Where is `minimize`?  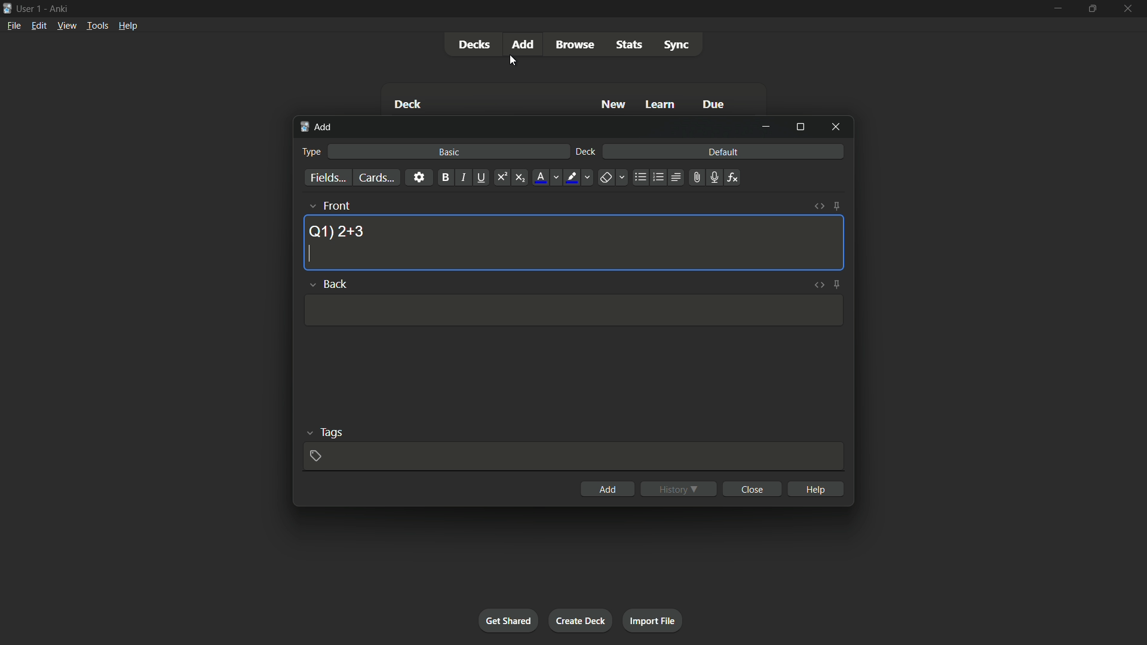 minimize is located at coordinates (766, 127).